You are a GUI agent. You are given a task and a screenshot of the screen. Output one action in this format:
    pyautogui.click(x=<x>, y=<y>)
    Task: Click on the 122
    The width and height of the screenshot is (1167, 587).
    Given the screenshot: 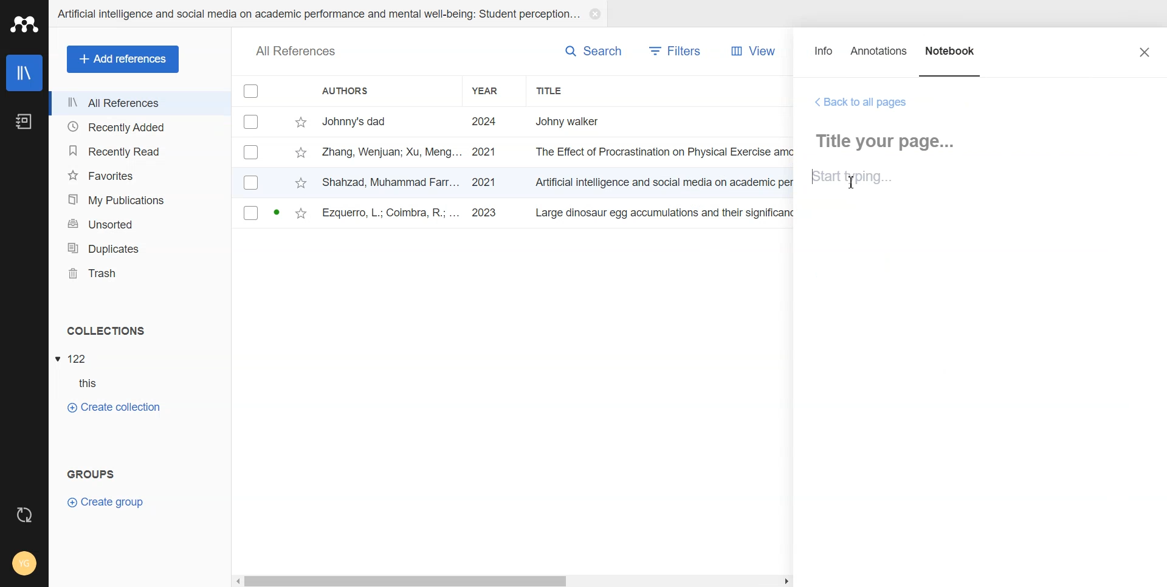 What is the action you would take?
    pyautogui.click(x=78, y=359)
    